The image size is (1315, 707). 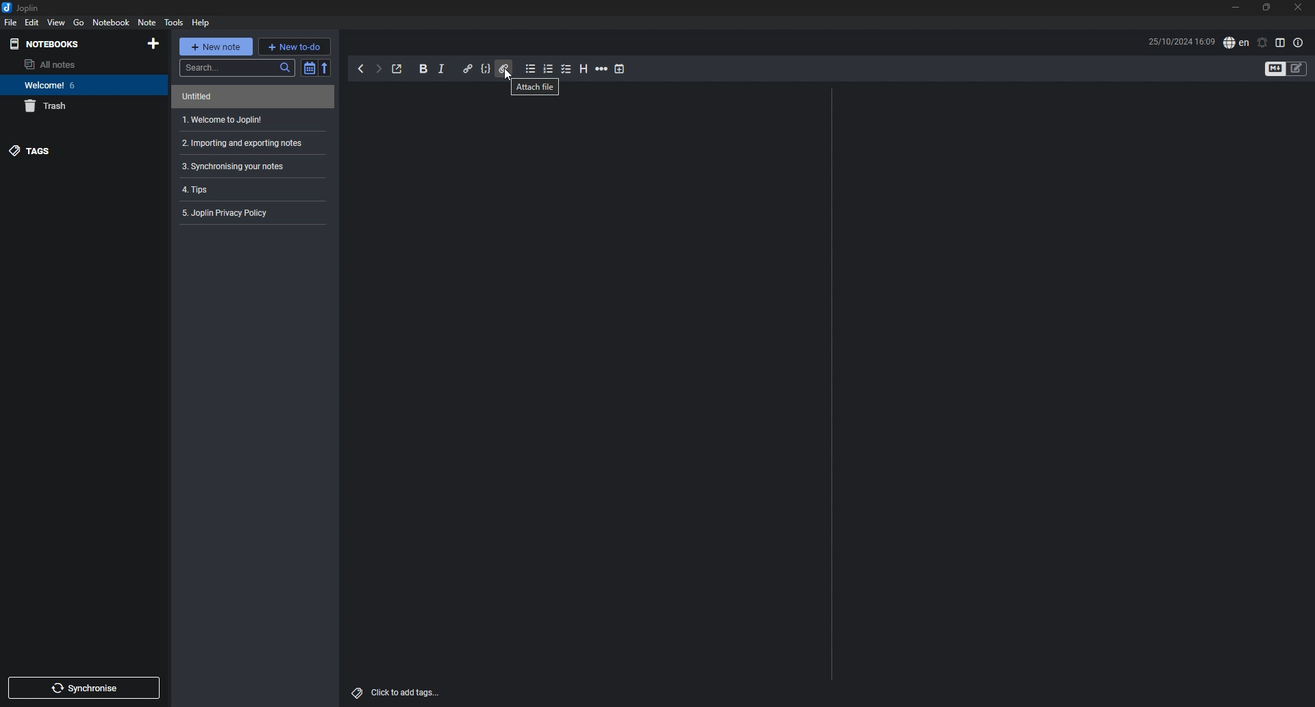 What do you see at coordinates (249, 97) in the screenshot?
I see `Untitled` at bounding box center [249, 97].